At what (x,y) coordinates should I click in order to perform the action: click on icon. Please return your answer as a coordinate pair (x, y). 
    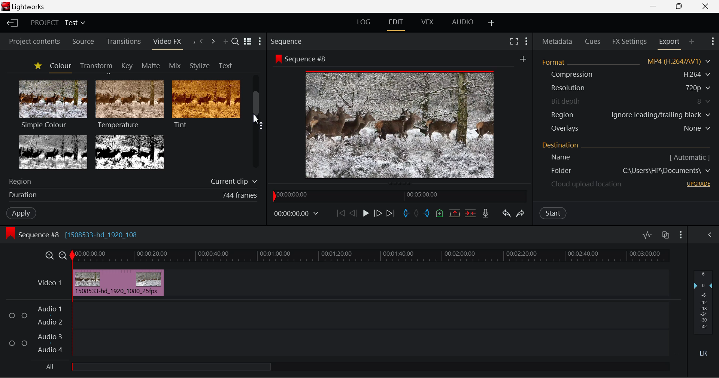
    Looking at the image, I should click on (10, 233).